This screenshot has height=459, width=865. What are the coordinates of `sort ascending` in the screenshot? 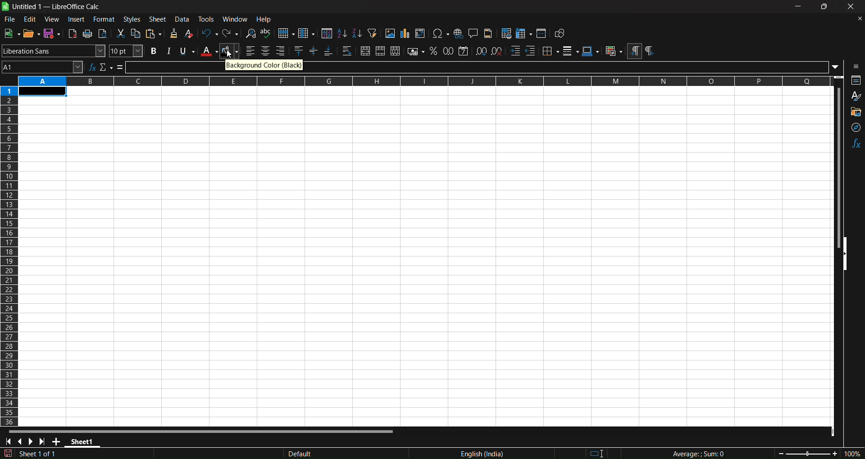 It's located at (342, 33).